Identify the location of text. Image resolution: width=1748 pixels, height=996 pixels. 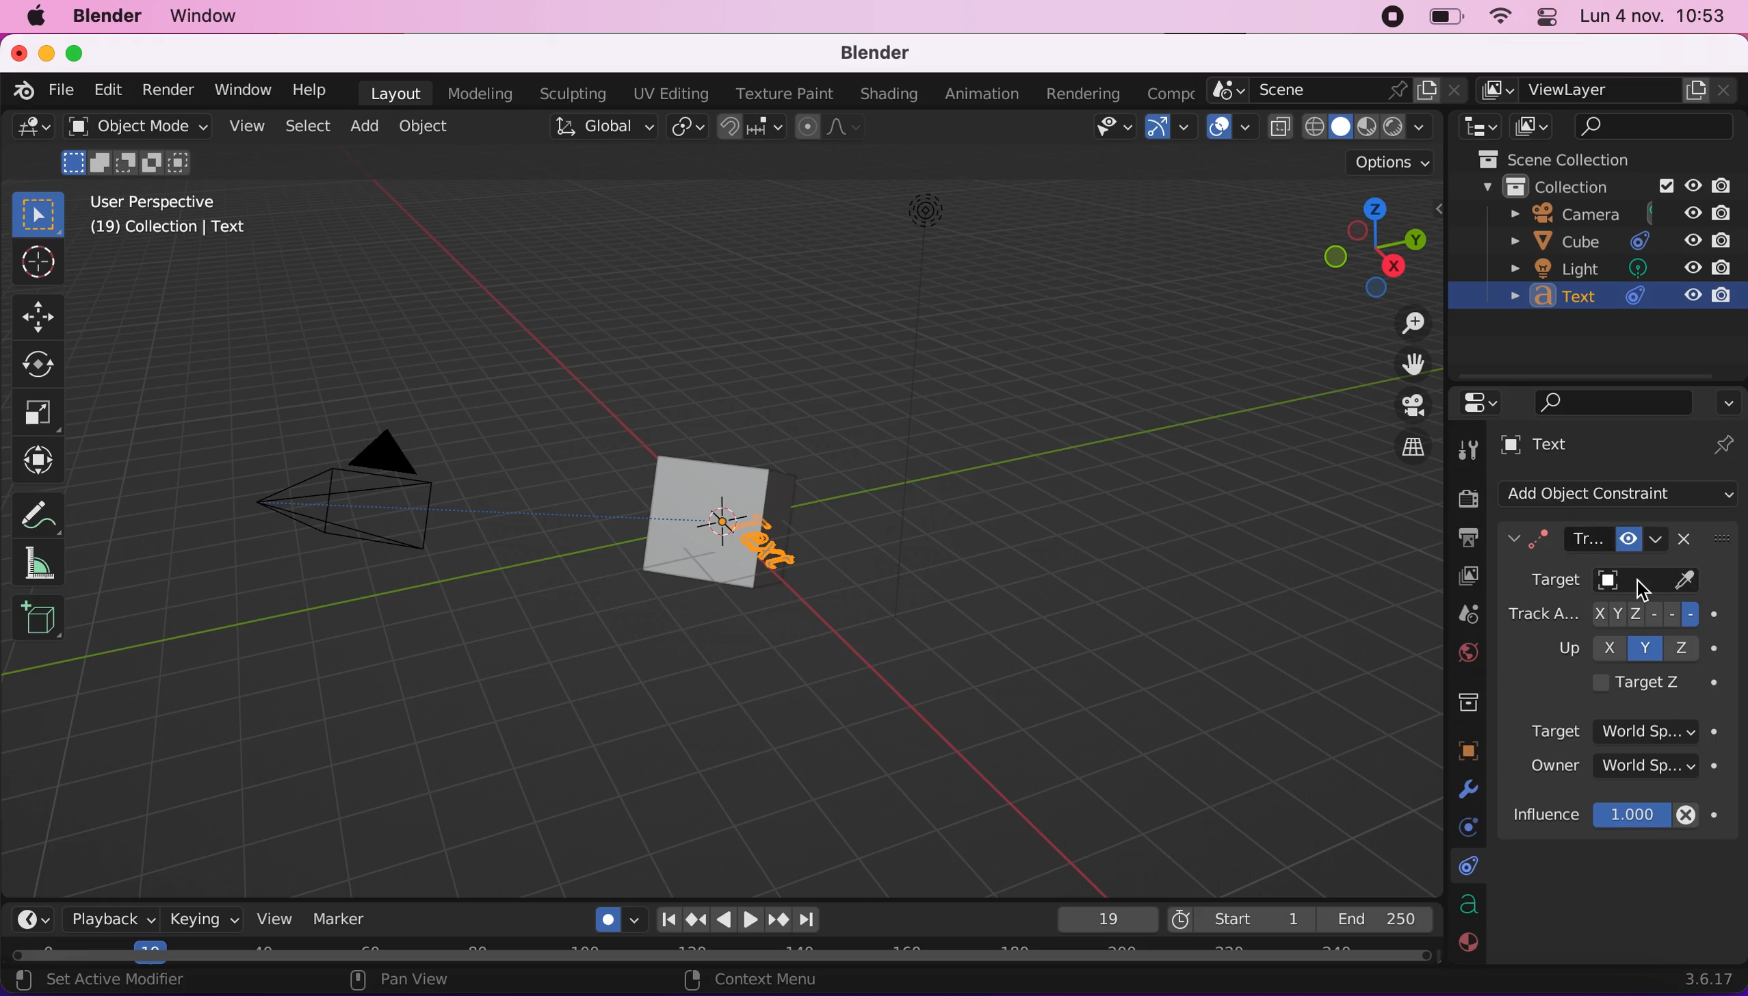
(1618, 298).